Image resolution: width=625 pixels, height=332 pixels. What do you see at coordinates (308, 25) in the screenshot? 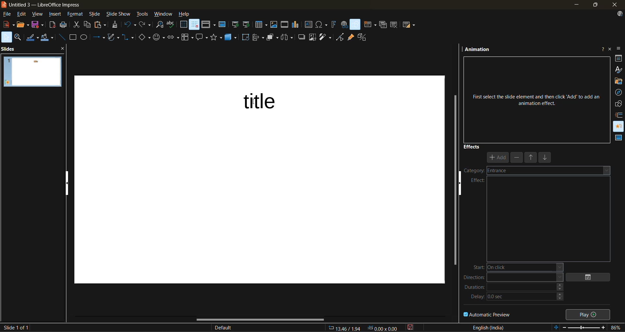
I see `insert text box` at bounding box center [308, 25].